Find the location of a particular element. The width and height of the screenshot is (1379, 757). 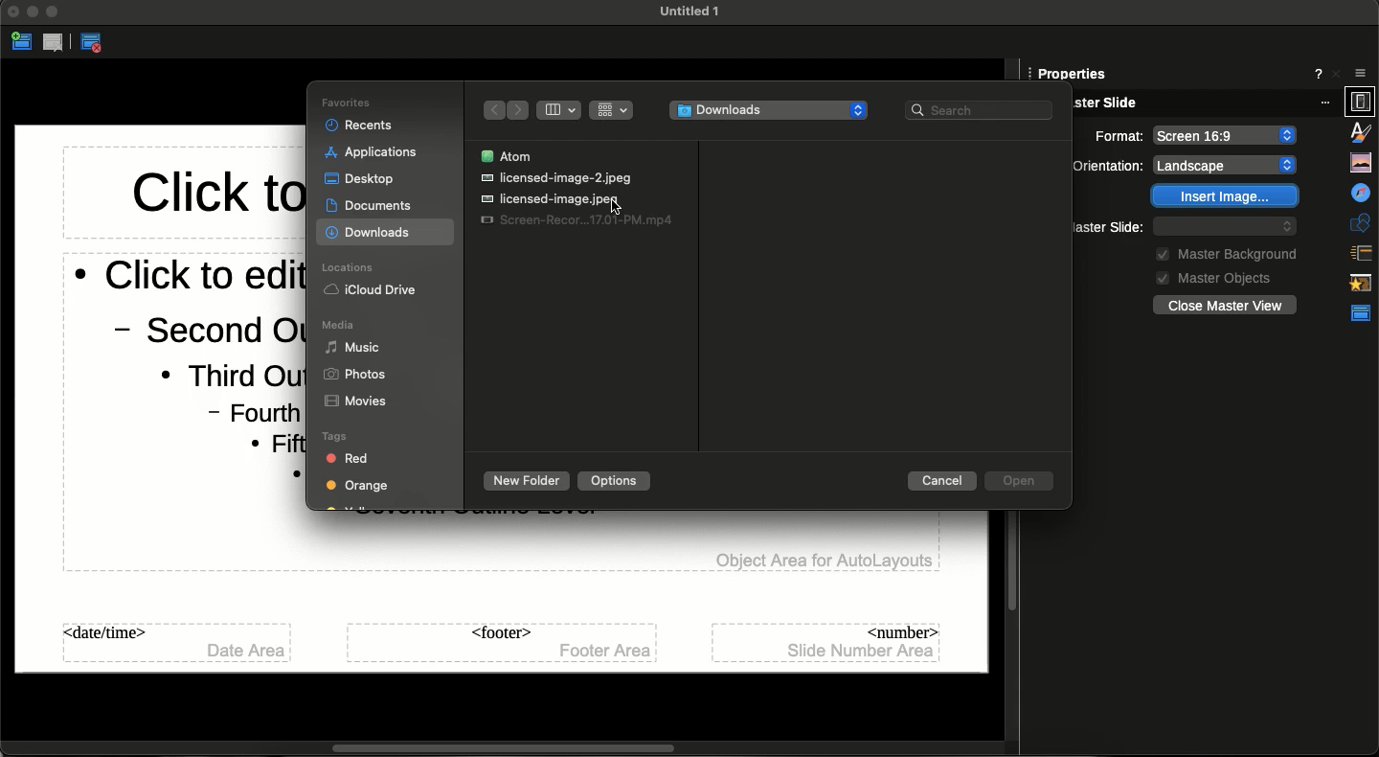

Cancel is located at coordinates (941, 482).